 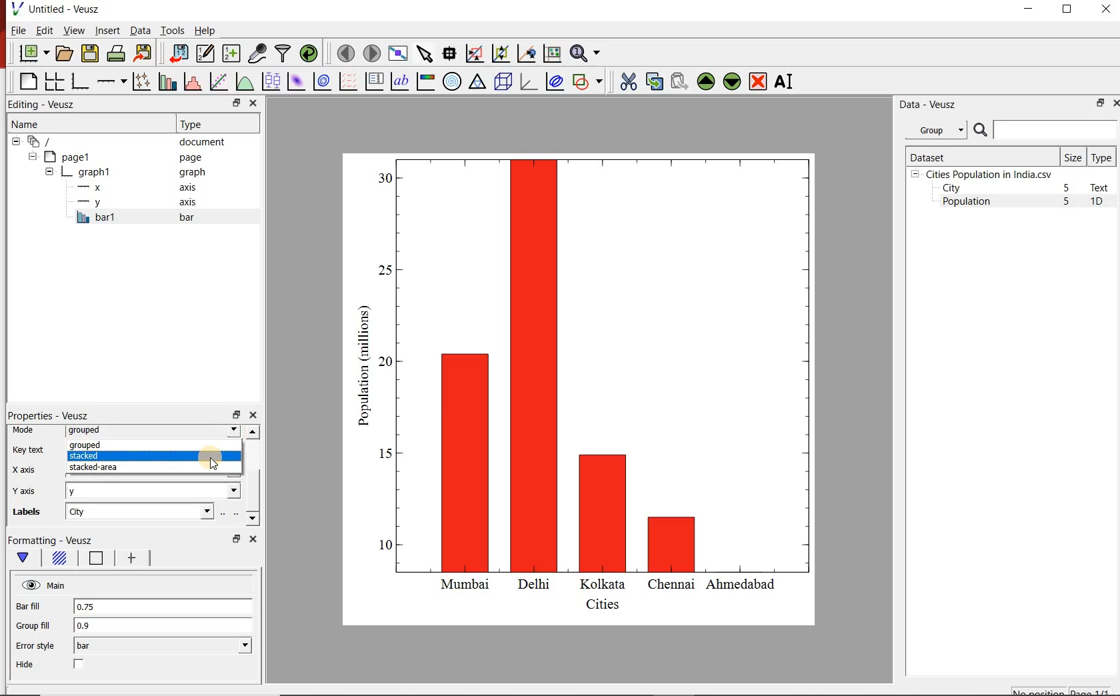 I want to click on bar1, so click(x=149, y=217).